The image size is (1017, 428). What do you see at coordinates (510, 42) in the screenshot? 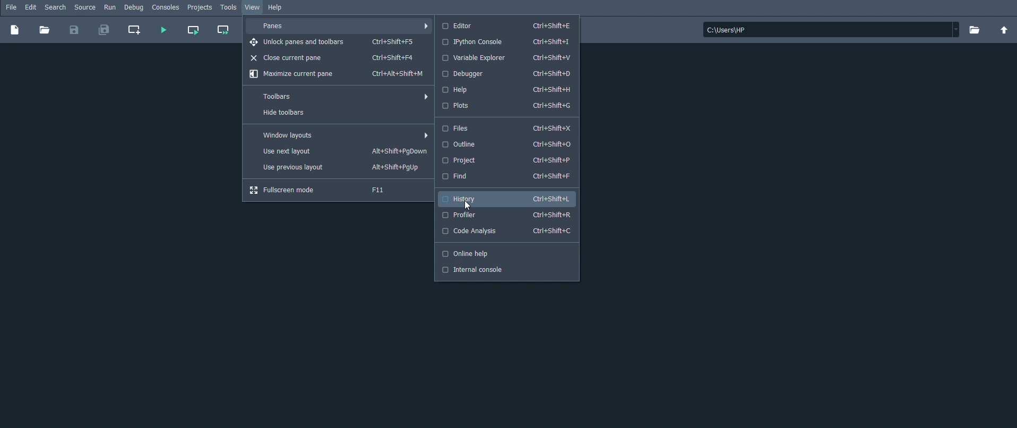
I see `IPython console` at bounding box center [510, 42].